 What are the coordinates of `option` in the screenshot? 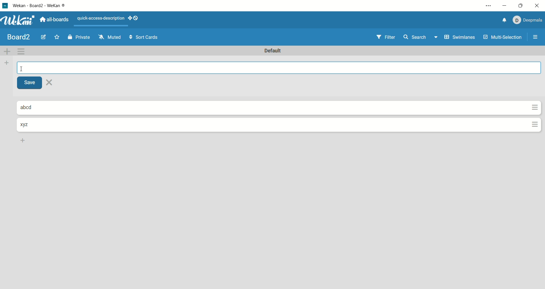 It's located at (536, 37).